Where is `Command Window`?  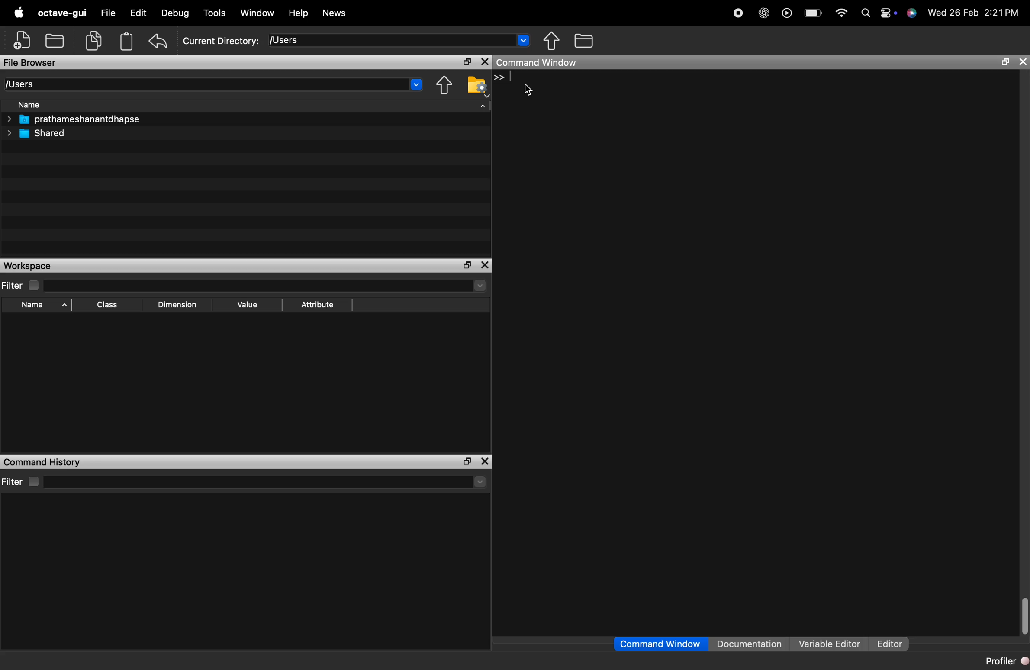
Command Window is located at coordinates (660, 644).